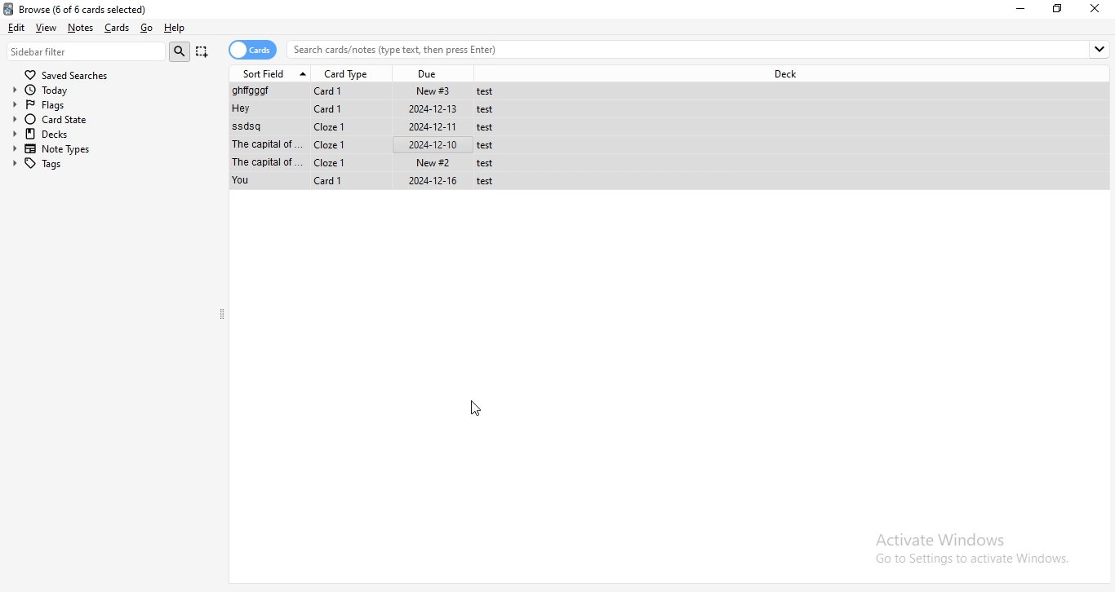 This screenshot has width=1115, height=592. Describe the element at coordinates (349, 73) in the screenshot. I see `card type` at that location.